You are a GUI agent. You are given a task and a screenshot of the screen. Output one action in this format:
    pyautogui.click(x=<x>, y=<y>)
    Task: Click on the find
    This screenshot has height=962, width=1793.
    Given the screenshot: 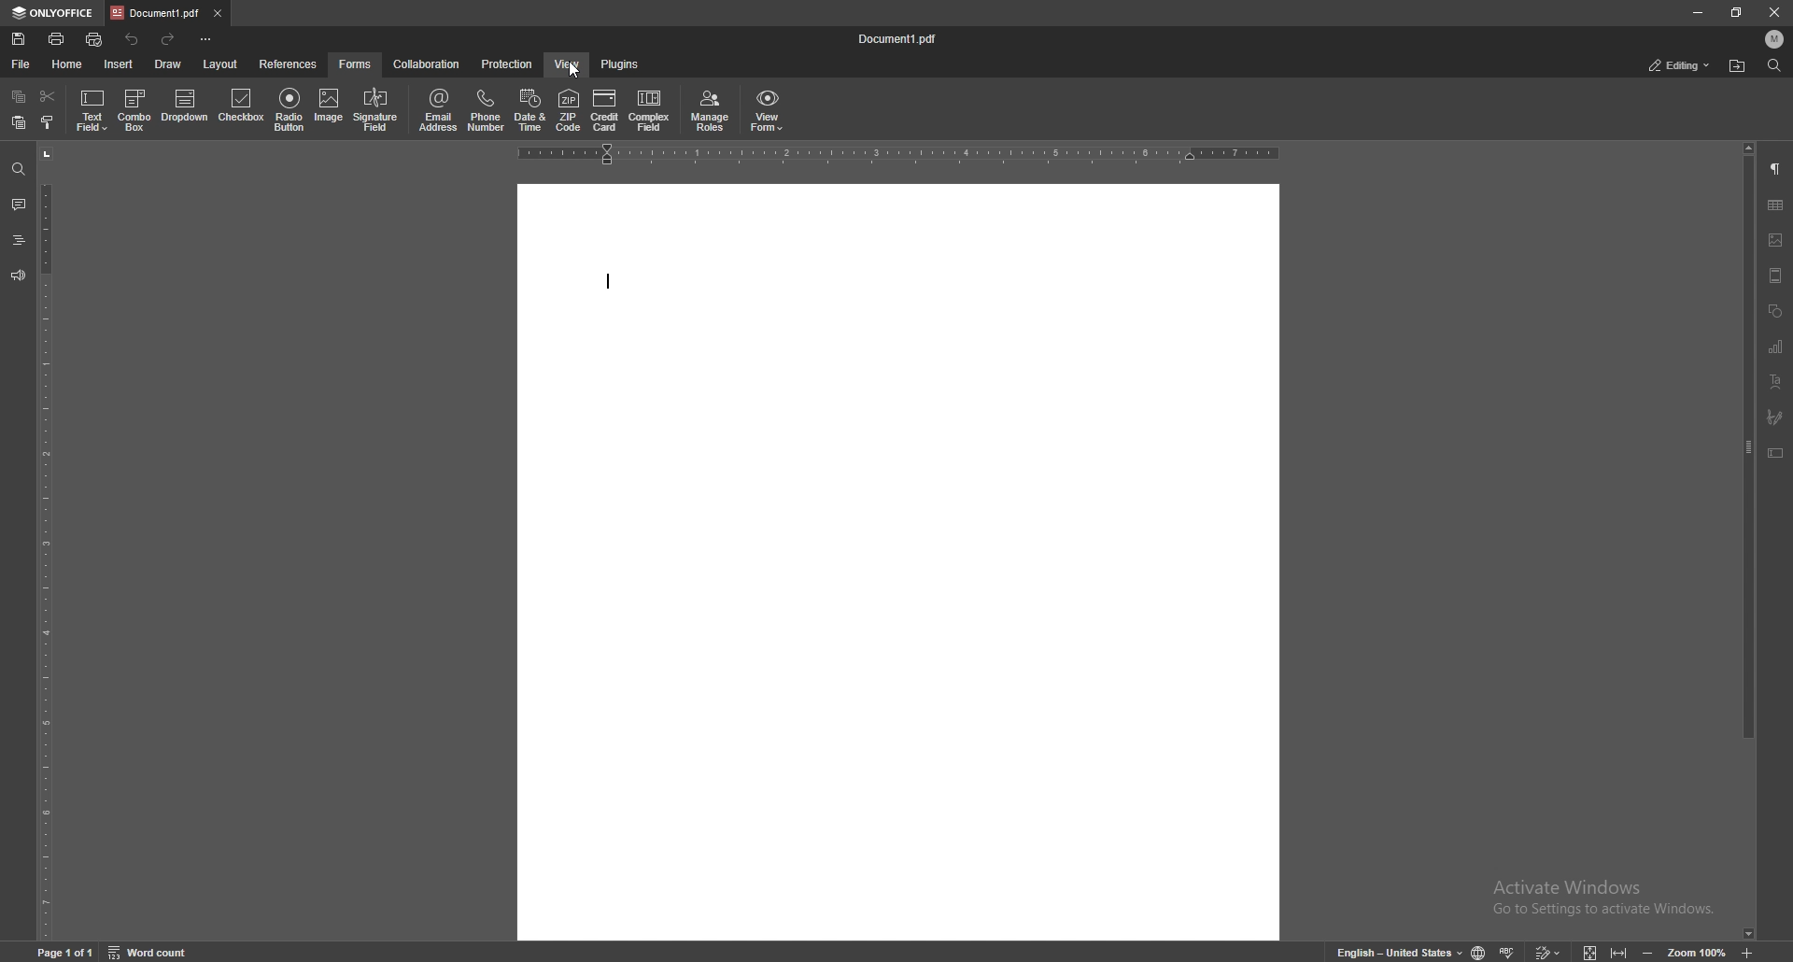 What is the action you would take?
    pyautogui.click(x=1774, y=65)
    